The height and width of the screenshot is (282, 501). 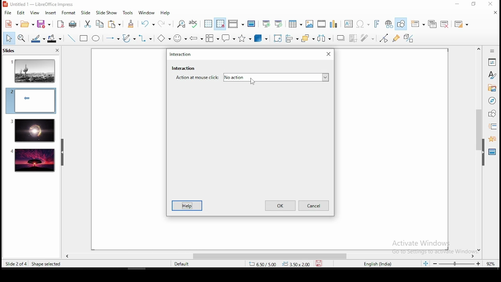 What do you see at coordinates (409, 38) in the screenshot?
I see `toggle extrusiuon` at bounding box center [409, 38].